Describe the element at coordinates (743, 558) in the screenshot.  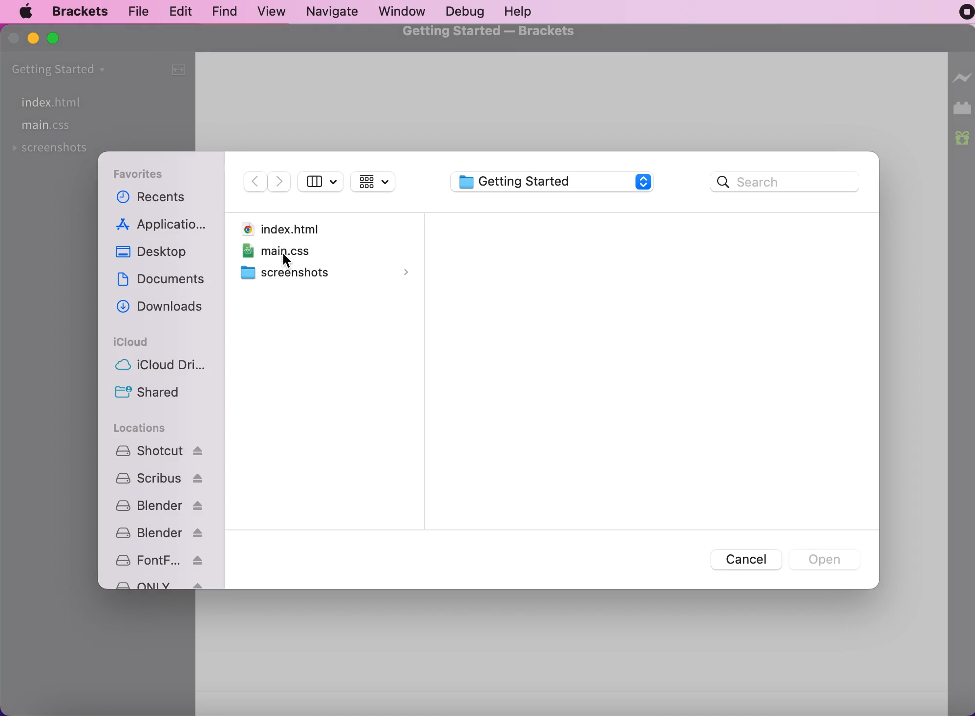
I see `cancel` at that location.